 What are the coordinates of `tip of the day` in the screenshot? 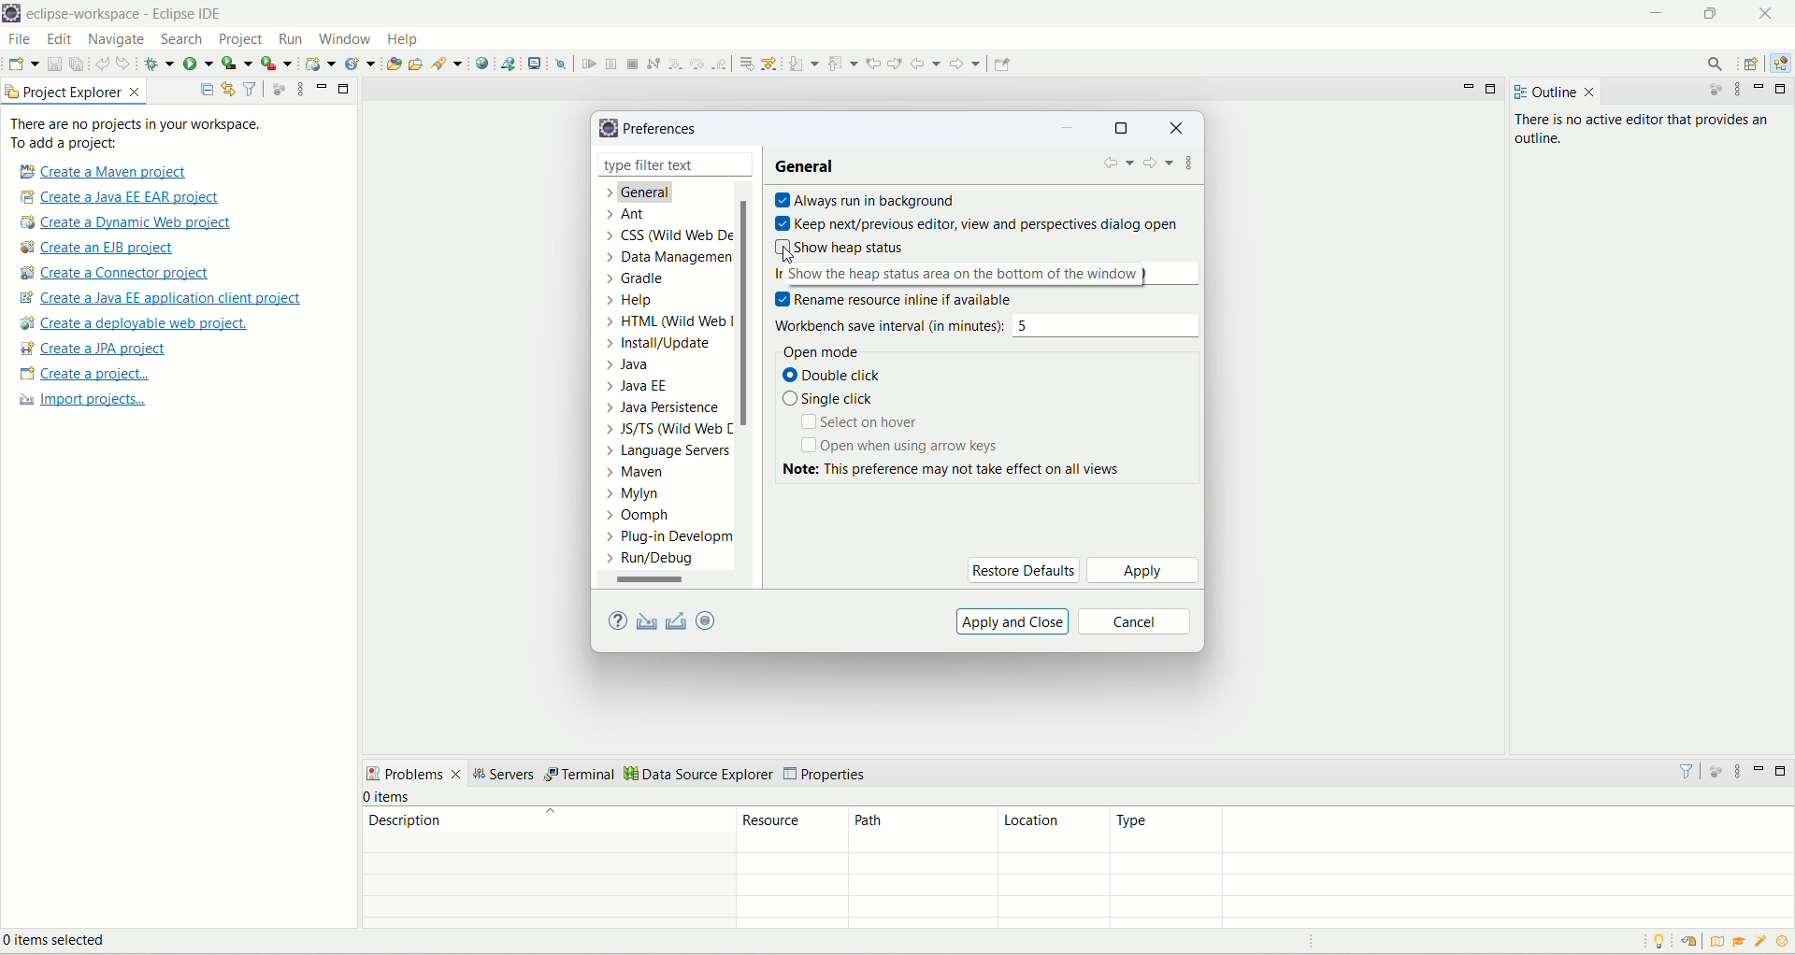 It's located at (1783, 941).